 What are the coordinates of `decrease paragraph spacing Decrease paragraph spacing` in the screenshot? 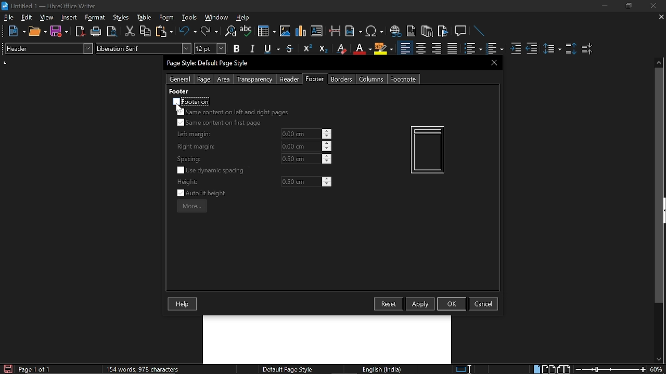 It's located at (588, 48).